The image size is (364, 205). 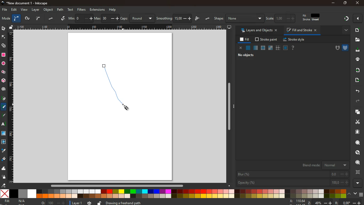 What do you see at coordinates (358, 183) in the screenshot?
I see `more` at bounding box center [358, 183].